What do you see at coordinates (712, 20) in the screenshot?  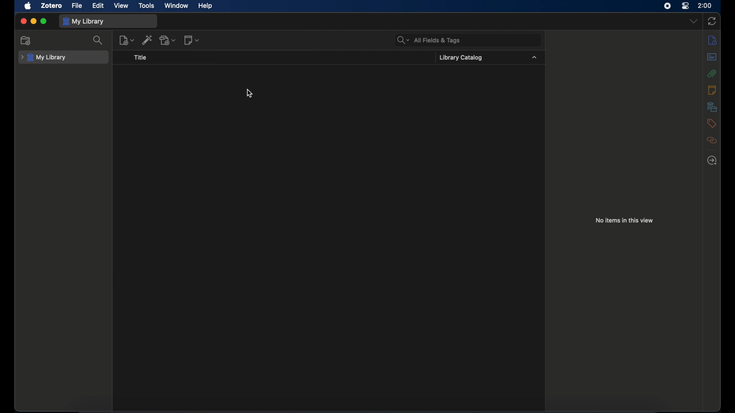 I see `sync` at bounding box center [712, 20].